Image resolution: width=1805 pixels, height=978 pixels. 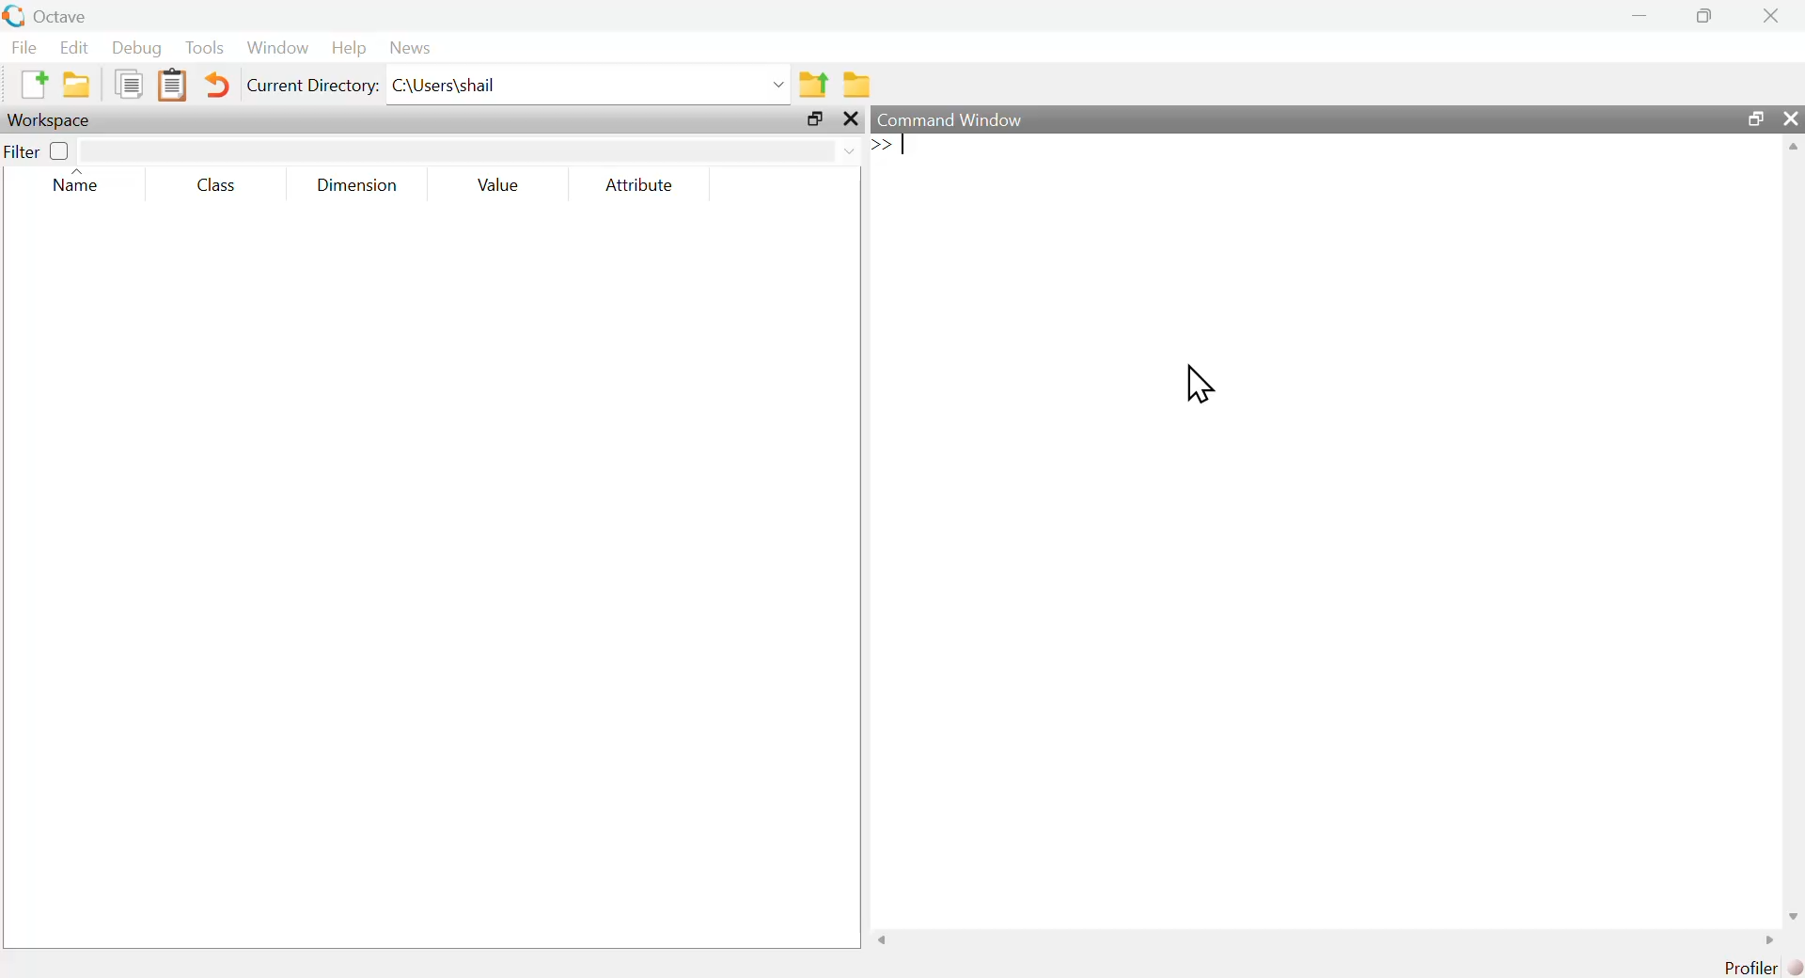 I want to click on Clipboard, so click(x=172, y=86).